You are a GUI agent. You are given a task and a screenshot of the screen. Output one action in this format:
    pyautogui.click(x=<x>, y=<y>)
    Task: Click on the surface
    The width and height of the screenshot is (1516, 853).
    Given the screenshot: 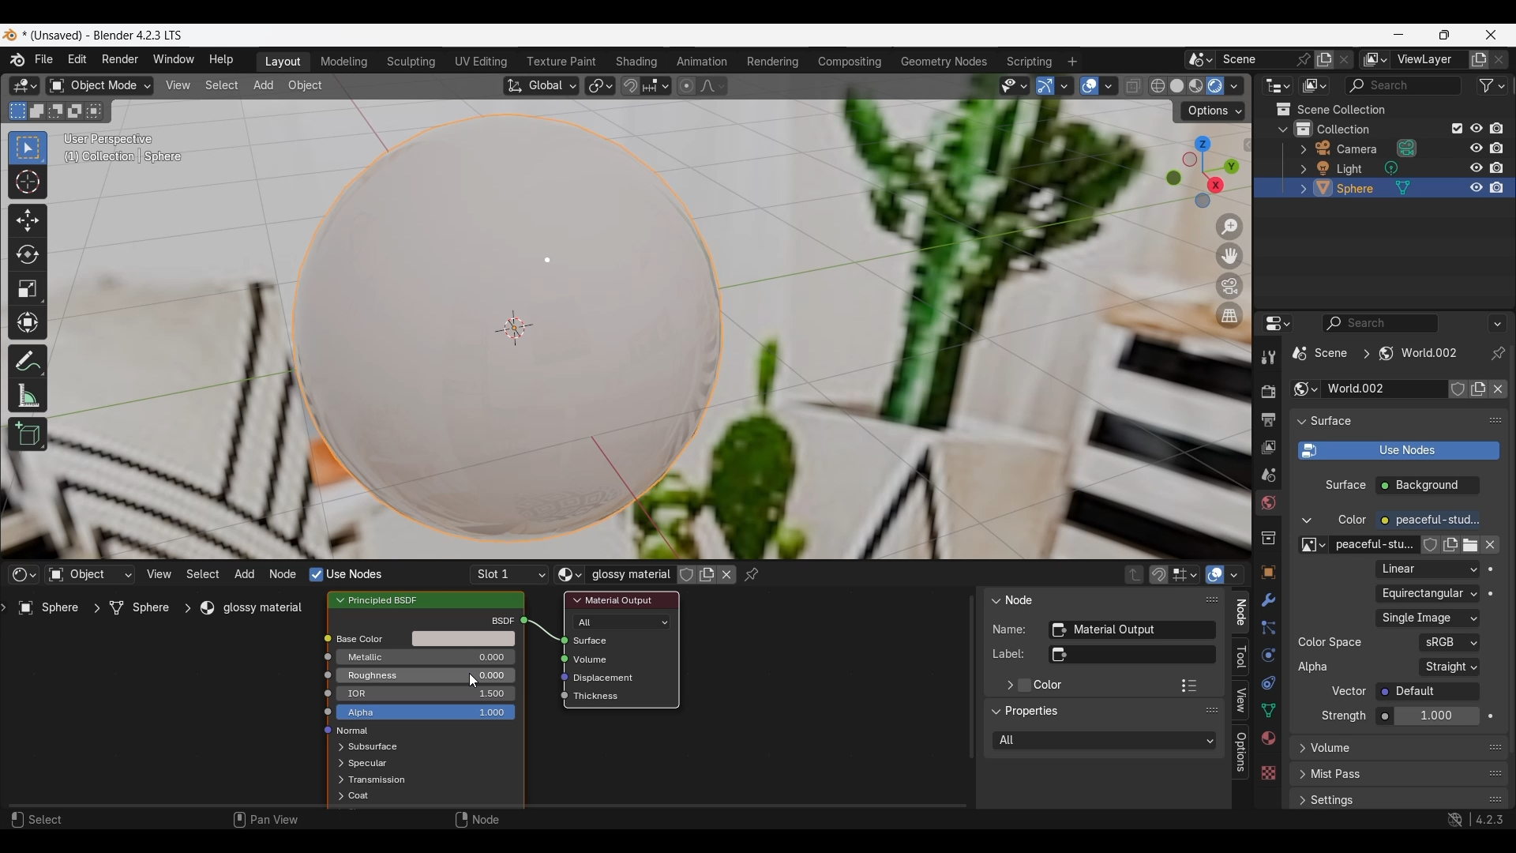 What is the action you would take?
    pyautogui.click(x=1345, y=487)
    